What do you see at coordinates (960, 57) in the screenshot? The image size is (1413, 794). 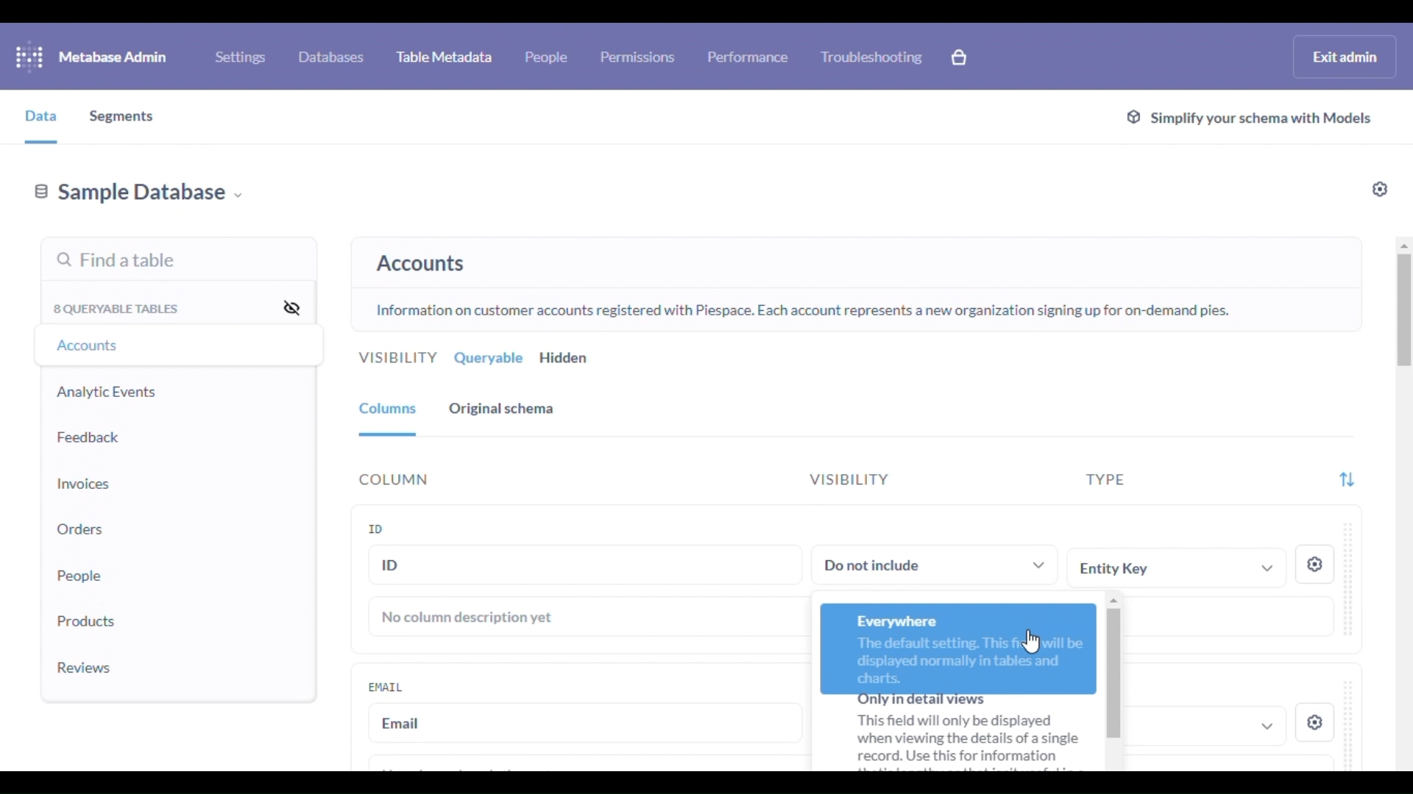 I see `explore paid features` at bounding box center [960, 57].